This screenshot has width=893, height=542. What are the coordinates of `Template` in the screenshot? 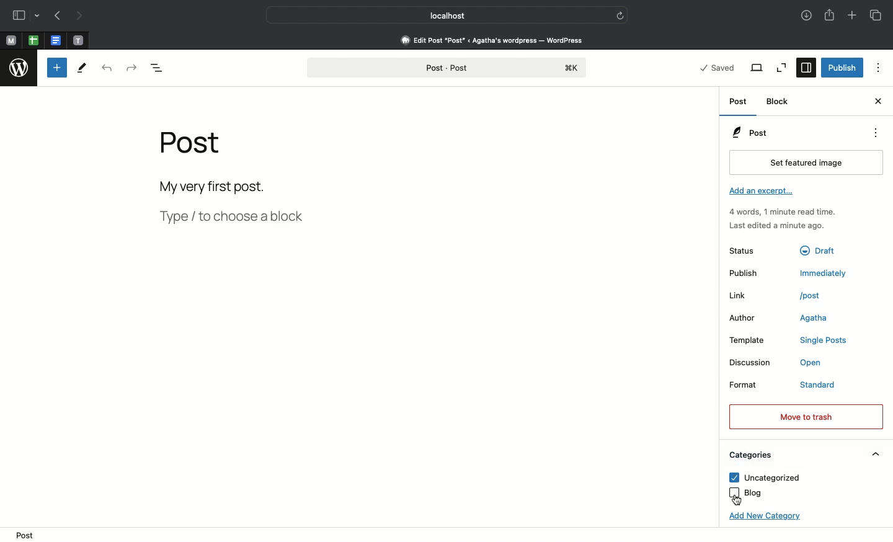 It's located at (754, 340).